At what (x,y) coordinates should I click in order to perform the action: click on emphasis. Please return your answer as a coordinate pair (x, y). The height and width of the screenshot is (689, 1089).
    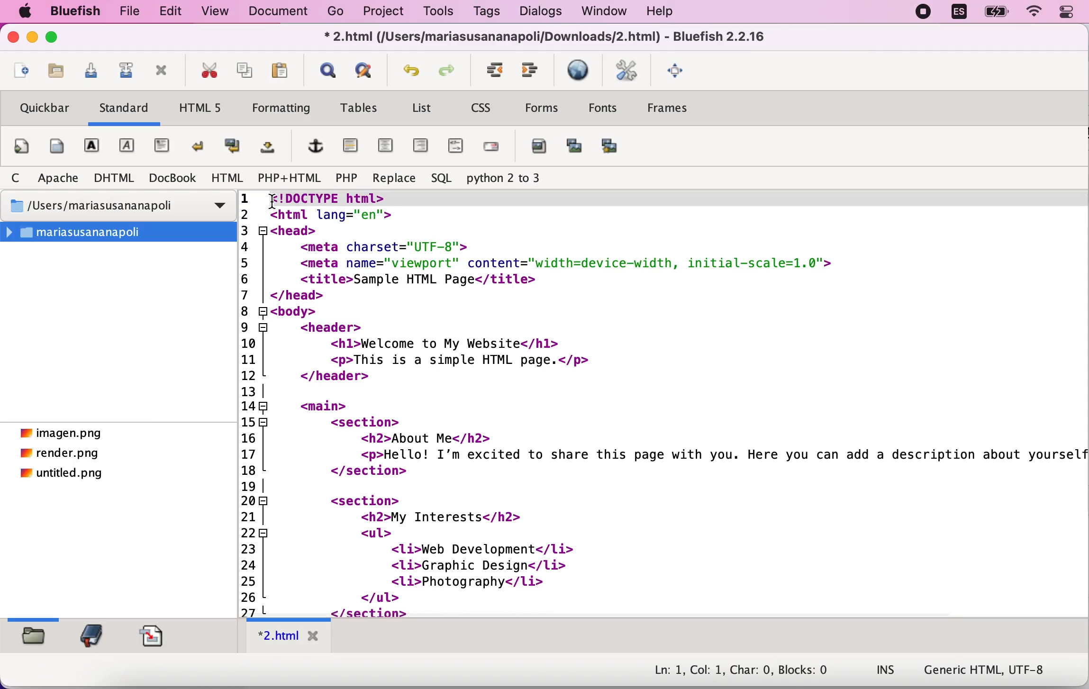
    Looking at the image, I should click on (127, 146).